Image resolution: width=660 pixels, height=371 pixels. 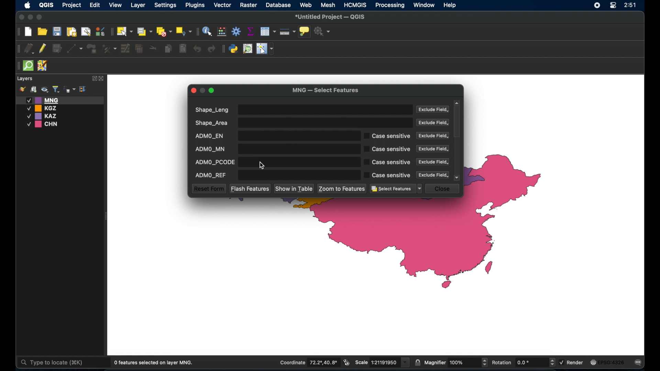 I want to click on scroll up arrow, so click(x=457, y=103).